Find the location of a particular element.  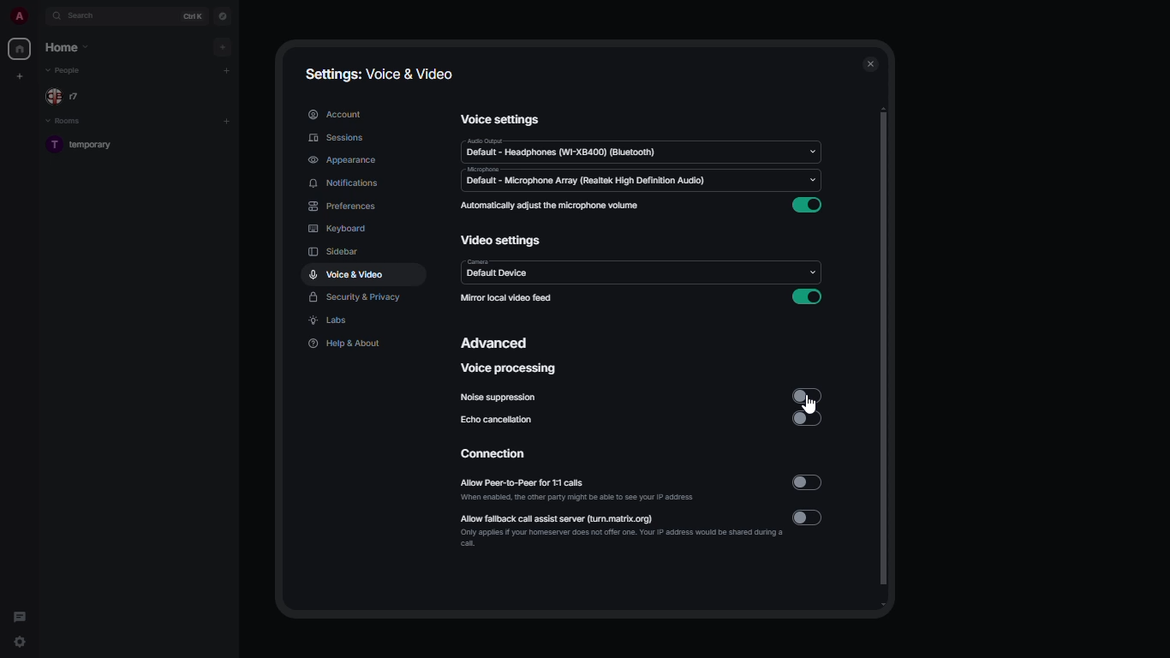

mirror local video feed is located at coordinates (509, 298).